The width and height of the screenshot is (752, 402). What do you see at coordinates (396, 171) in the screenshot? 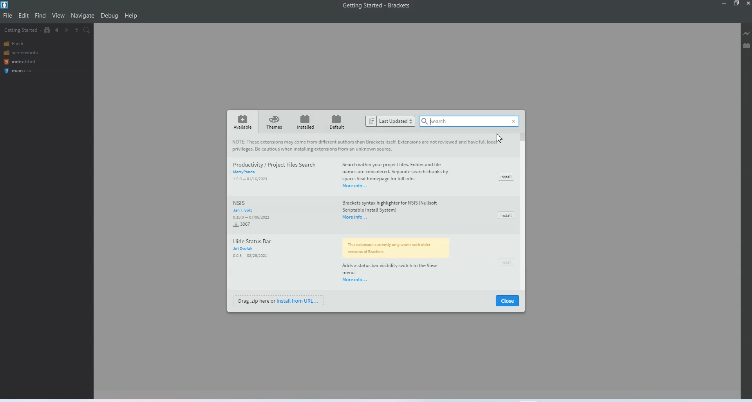
I see `Serach within your project files` at bounding box center [396, 171].